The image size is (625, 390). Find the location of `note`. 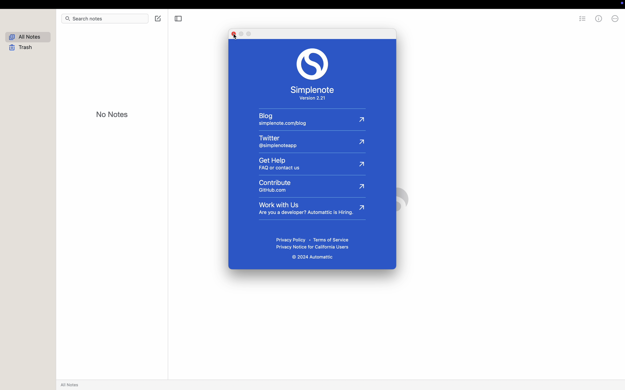

note is located at coordinates (60, 5).